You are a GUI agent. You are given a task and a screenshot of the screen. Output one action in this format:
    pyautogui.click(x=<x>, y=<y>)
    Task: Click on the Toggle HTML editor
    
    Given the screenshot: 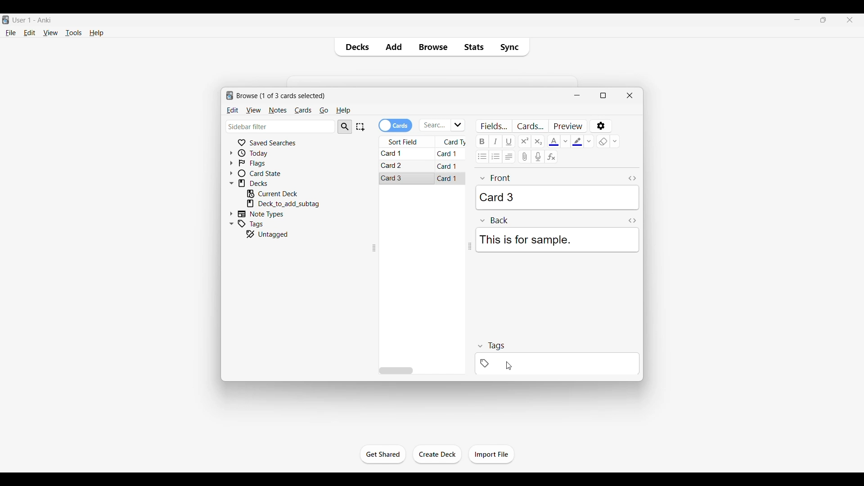 What is the action you would take?
    pyautogui.click(x=632, y=220)
    